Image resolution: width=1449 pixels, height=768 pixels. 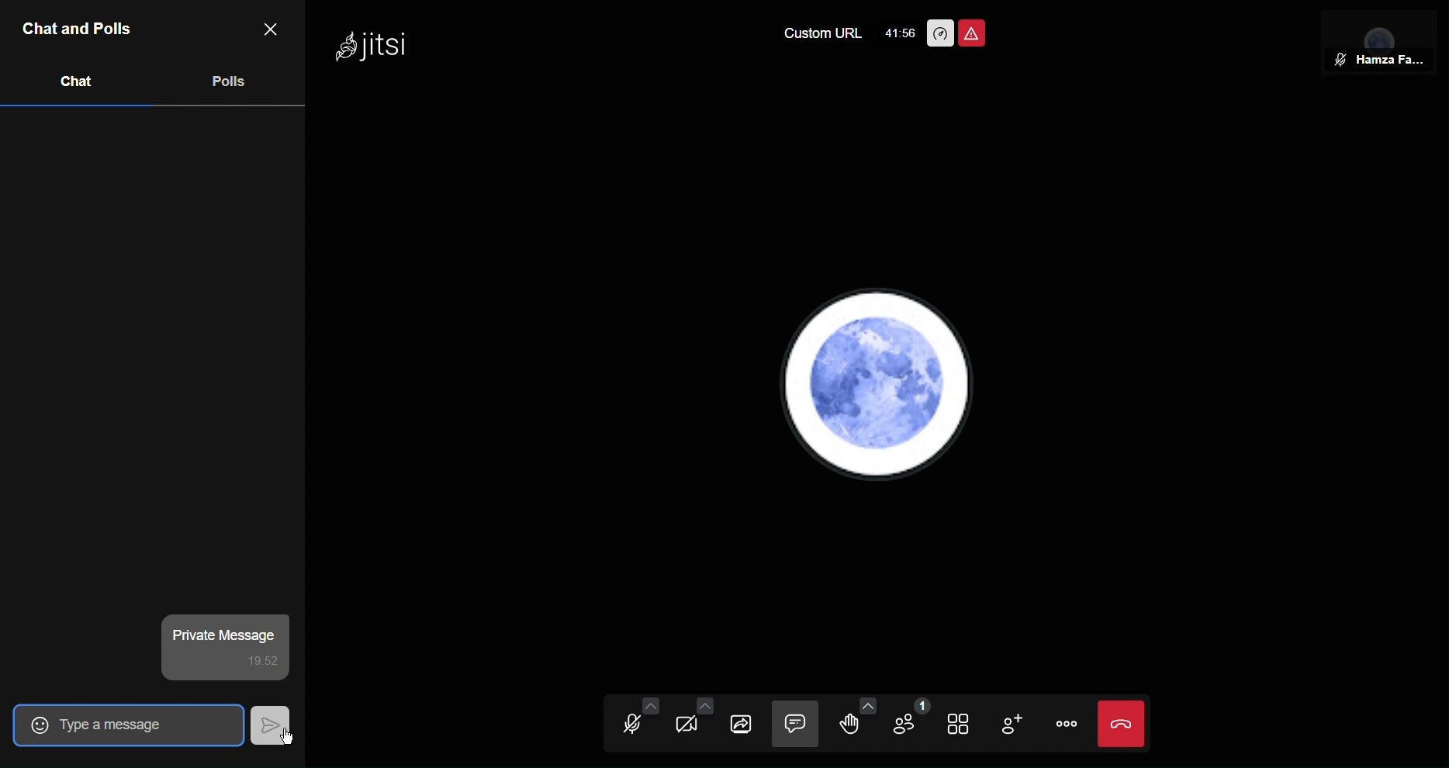 I want to click on Send, so click(x=274, y=725).